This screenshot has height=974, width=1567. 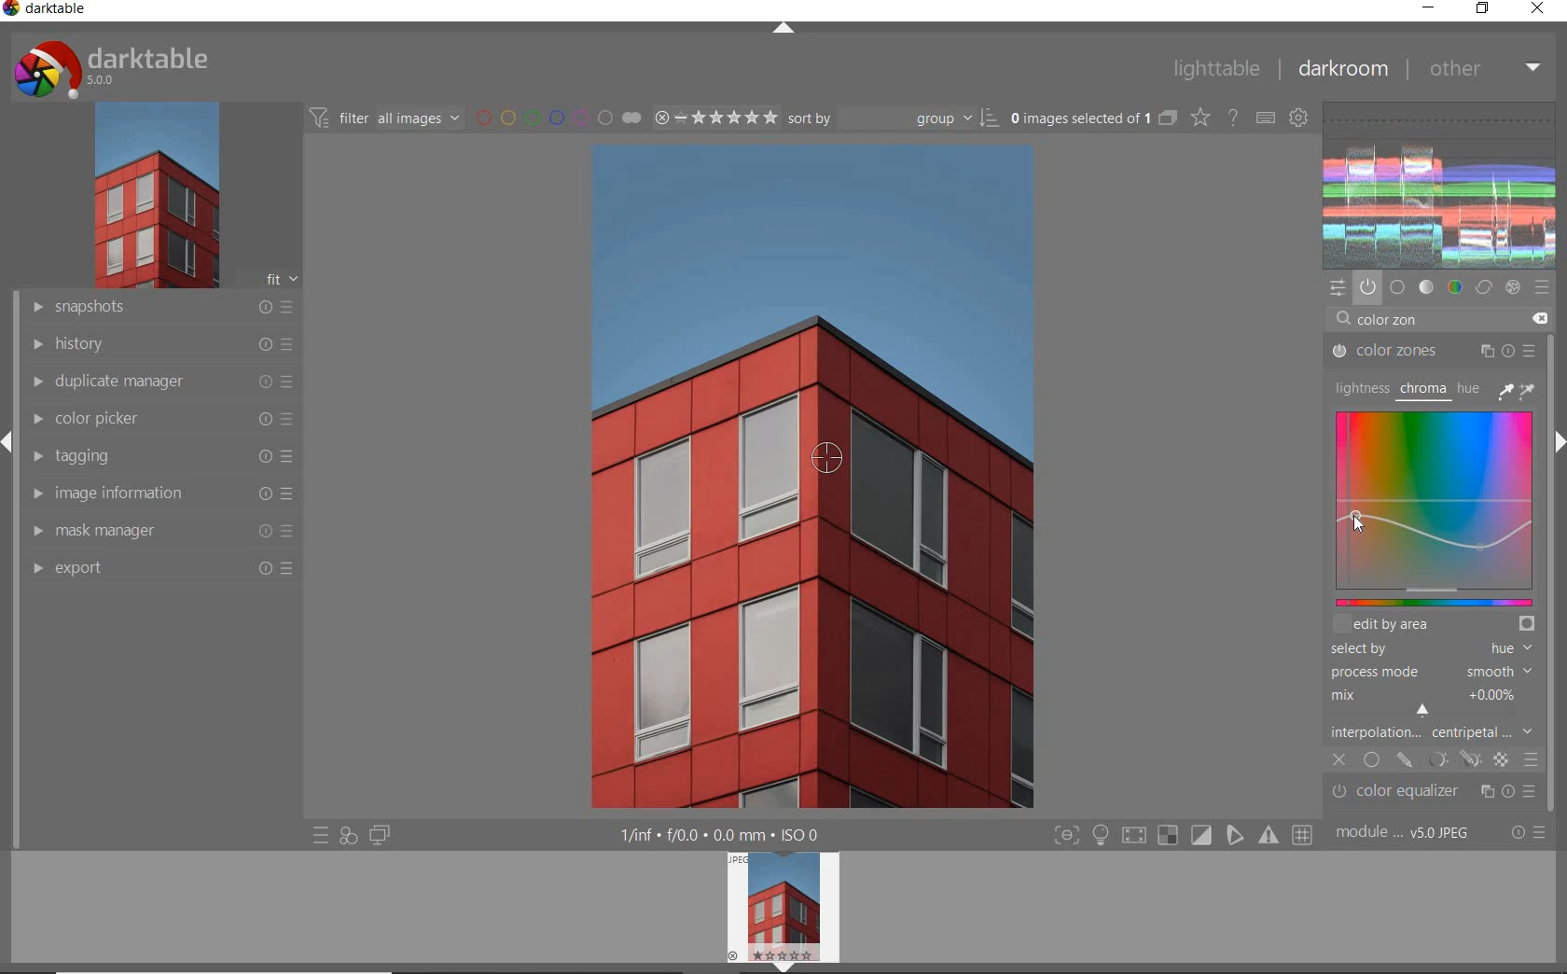 I want to click on tone, so click(x=1427, y=286).